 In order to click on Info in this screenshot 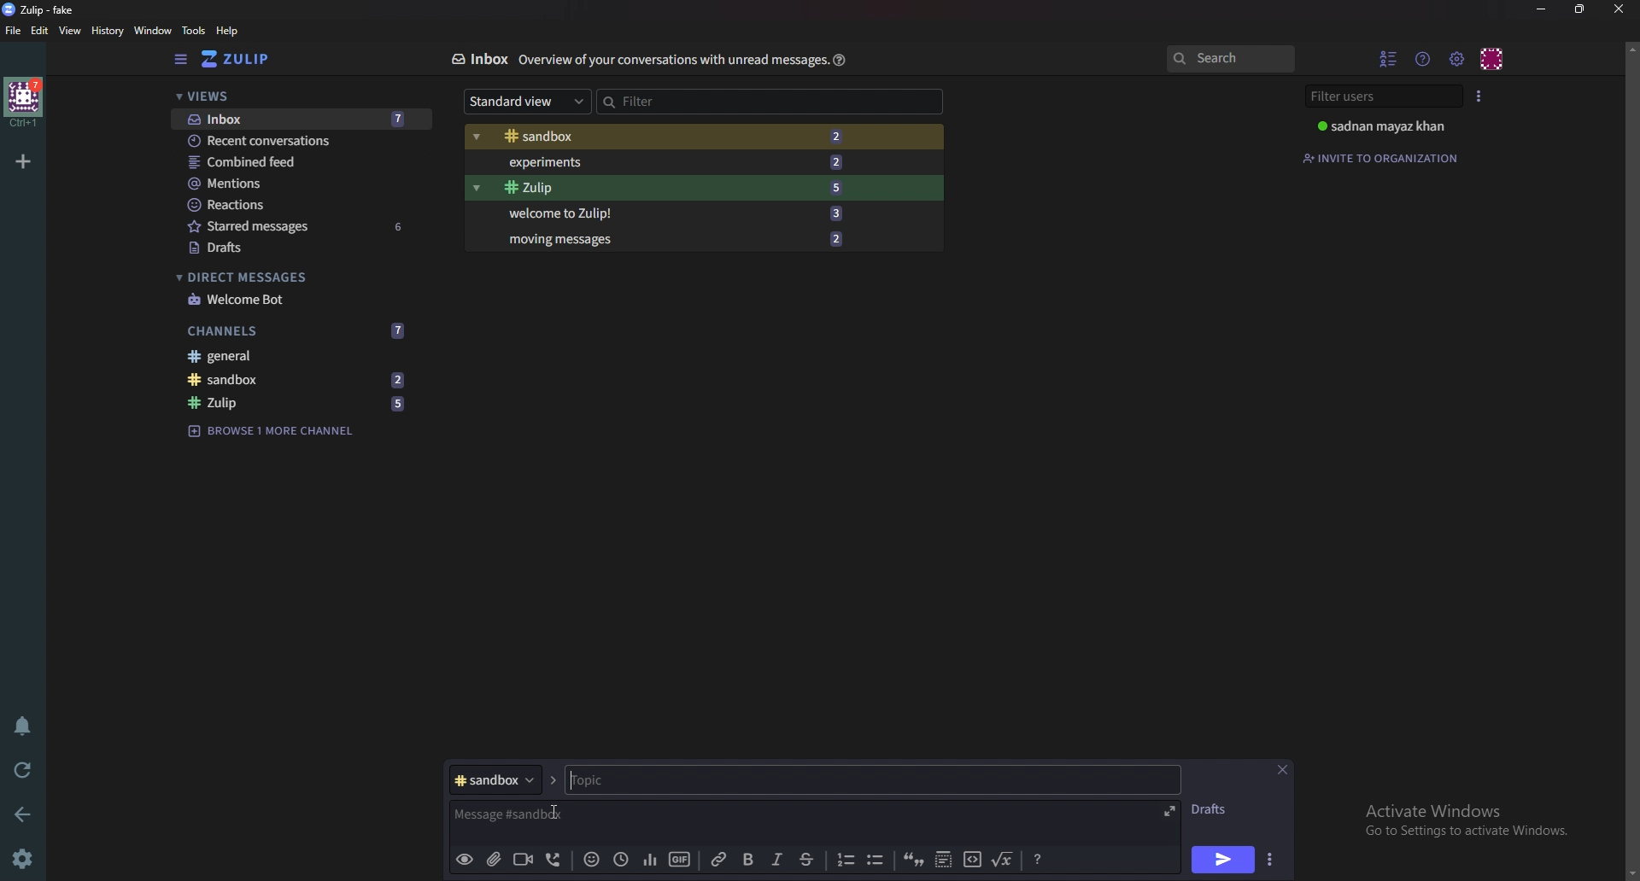, I will do `click(673, 59)`.